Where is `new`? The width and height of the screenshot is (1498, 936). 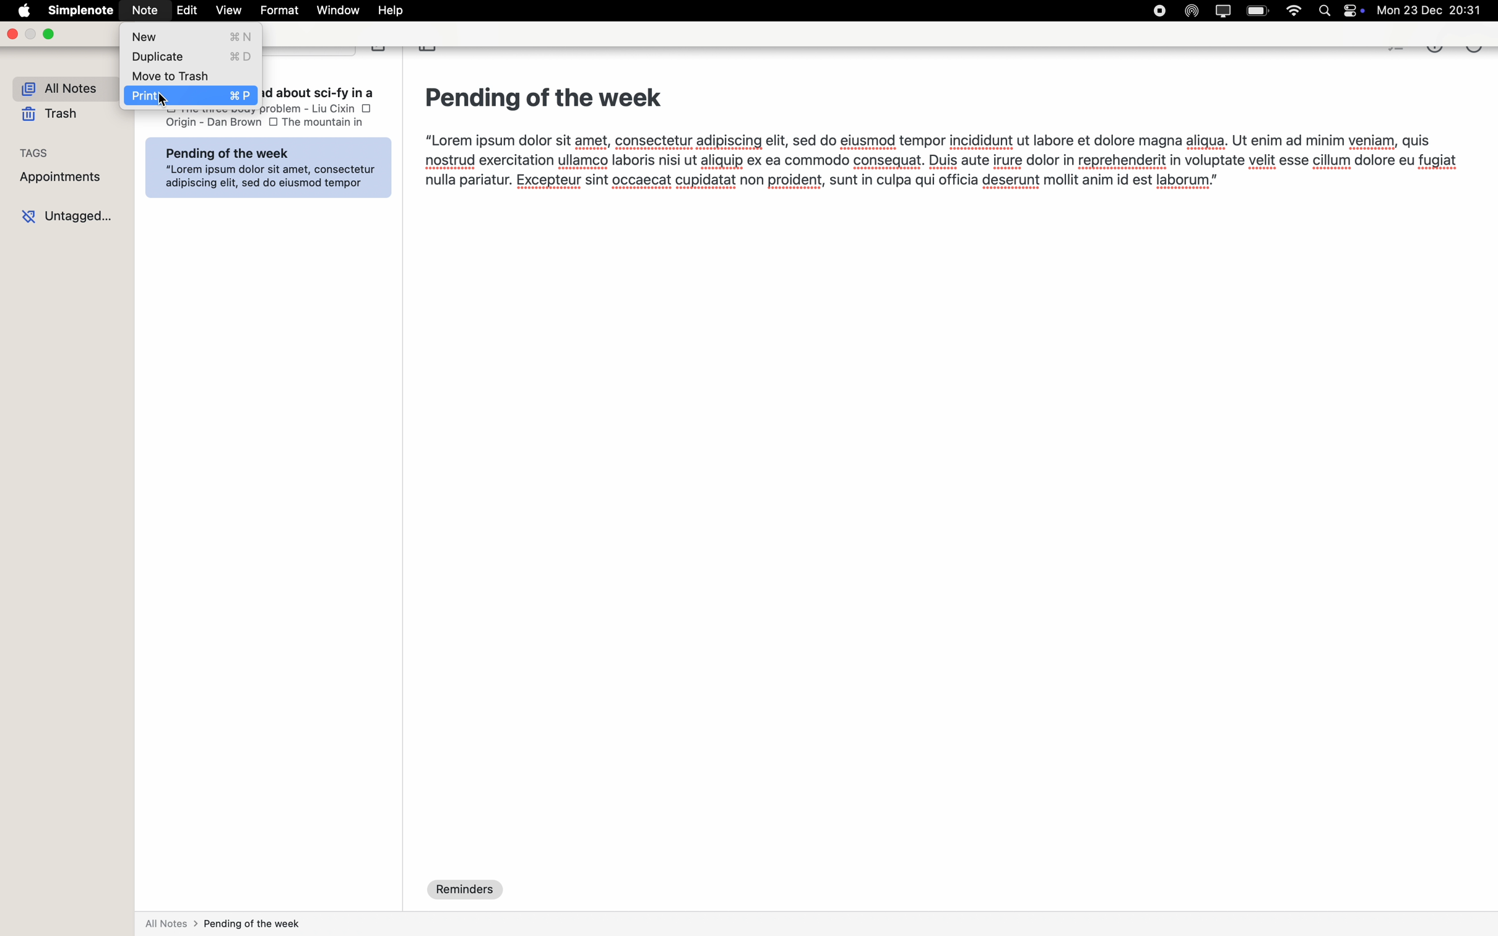 new is located at coordinates (190, 36).